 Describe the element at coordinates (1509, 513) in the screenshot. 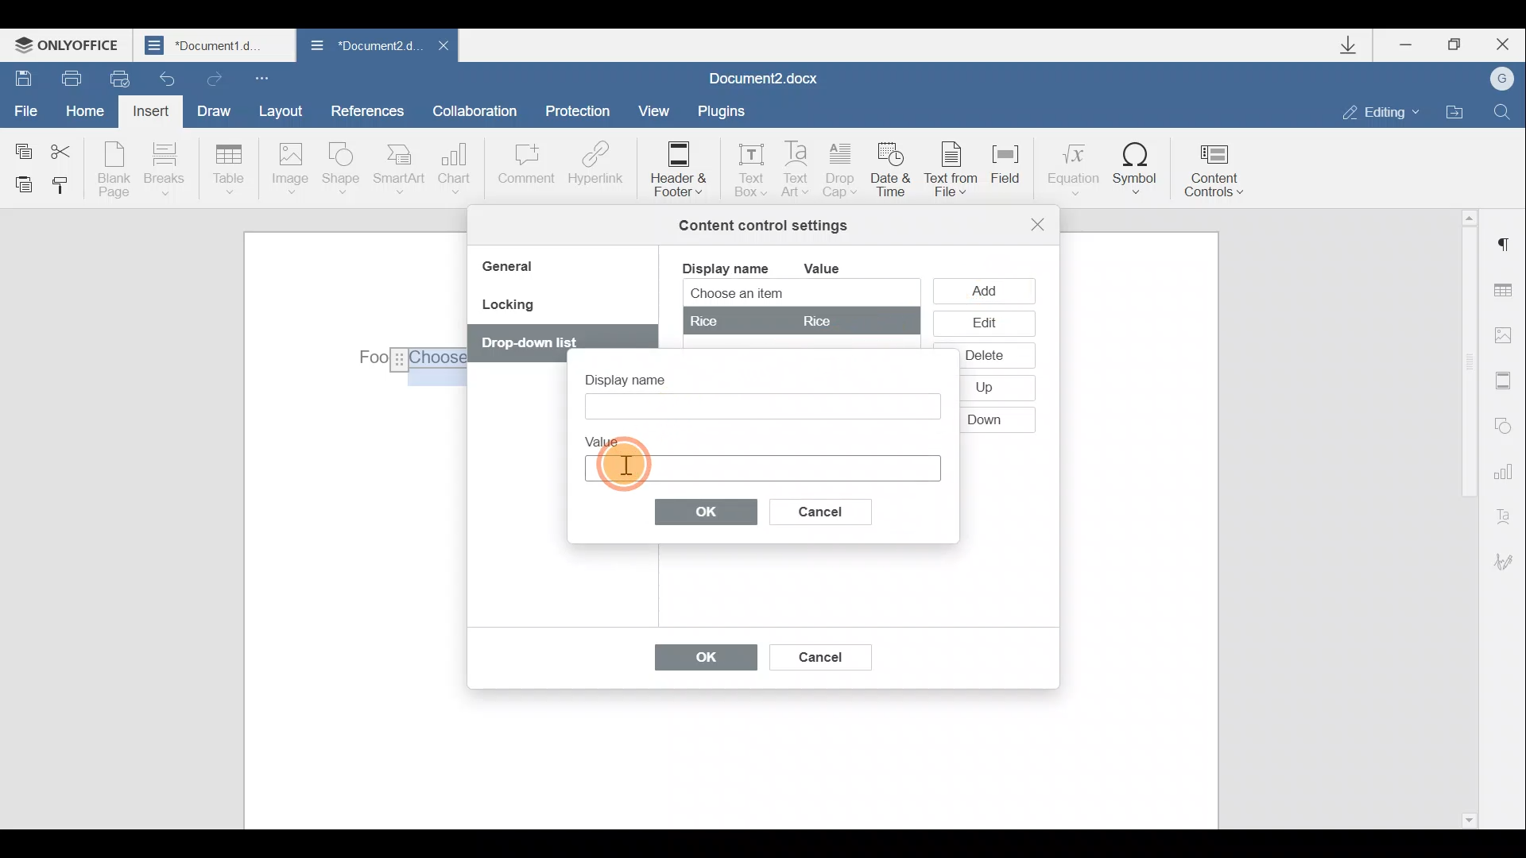

I see `Text Art settings` at that location.